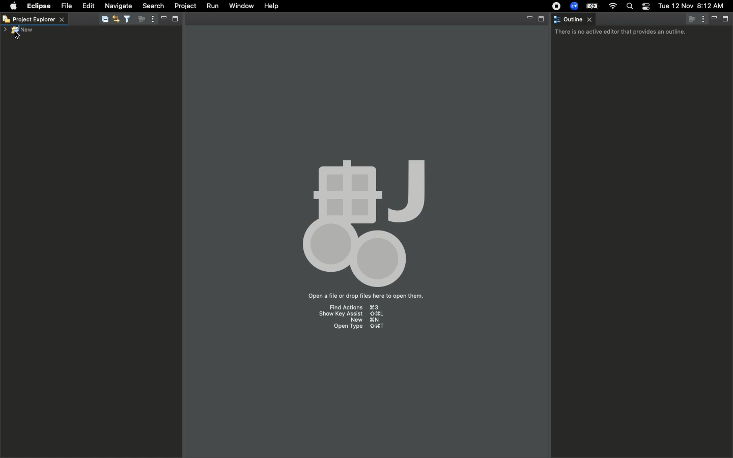  Describe the element at coordinates (13, 7) in the screenshot. I see `Apple logo` at that location.